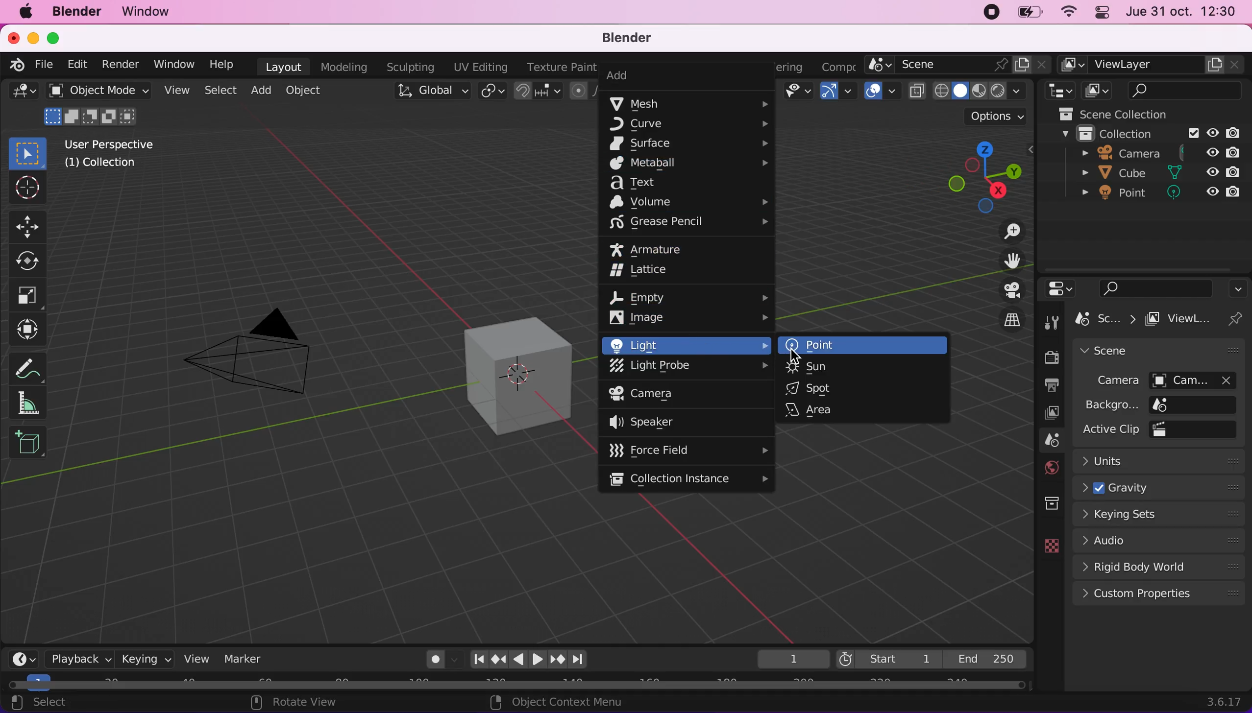  I want to click on panel control, so click(1104, 13).